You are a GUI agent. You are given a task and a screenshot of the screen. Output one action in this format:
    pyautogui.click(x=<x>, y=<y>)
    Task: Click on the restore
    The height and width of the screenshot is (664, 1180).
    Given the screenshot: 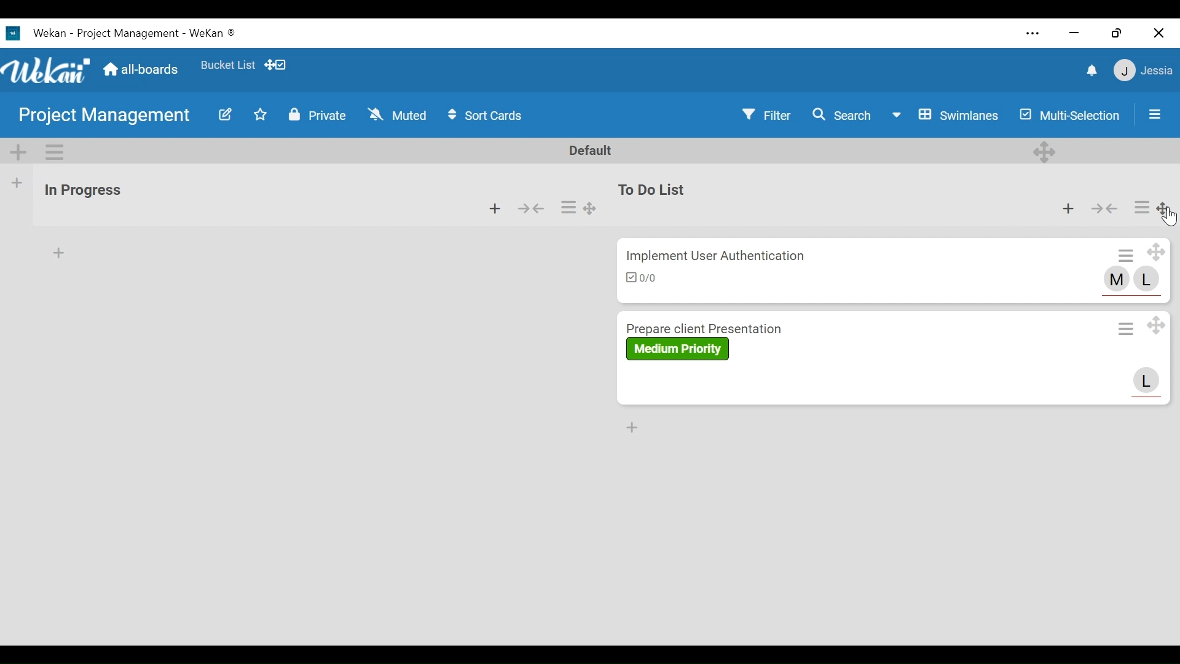 What is the action you would take?
    pyautogui.click(x=1116, y=33)
    